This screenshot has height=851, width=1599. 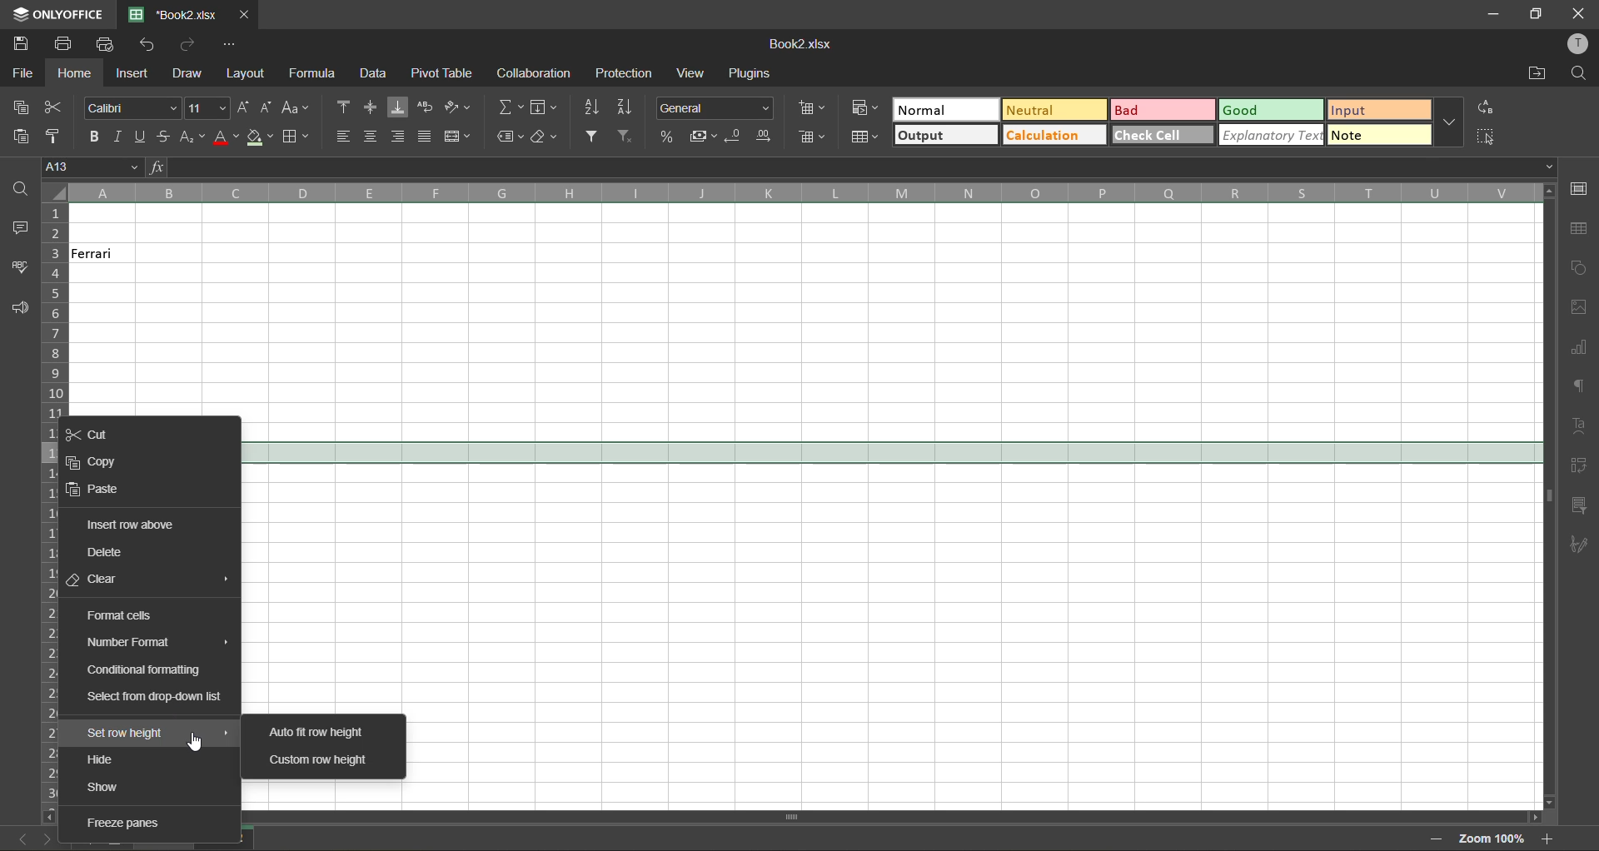 What do you see at coordinates (1164, 112) in the screenshot?
I see `bad` at bounding box center [1164, 112].